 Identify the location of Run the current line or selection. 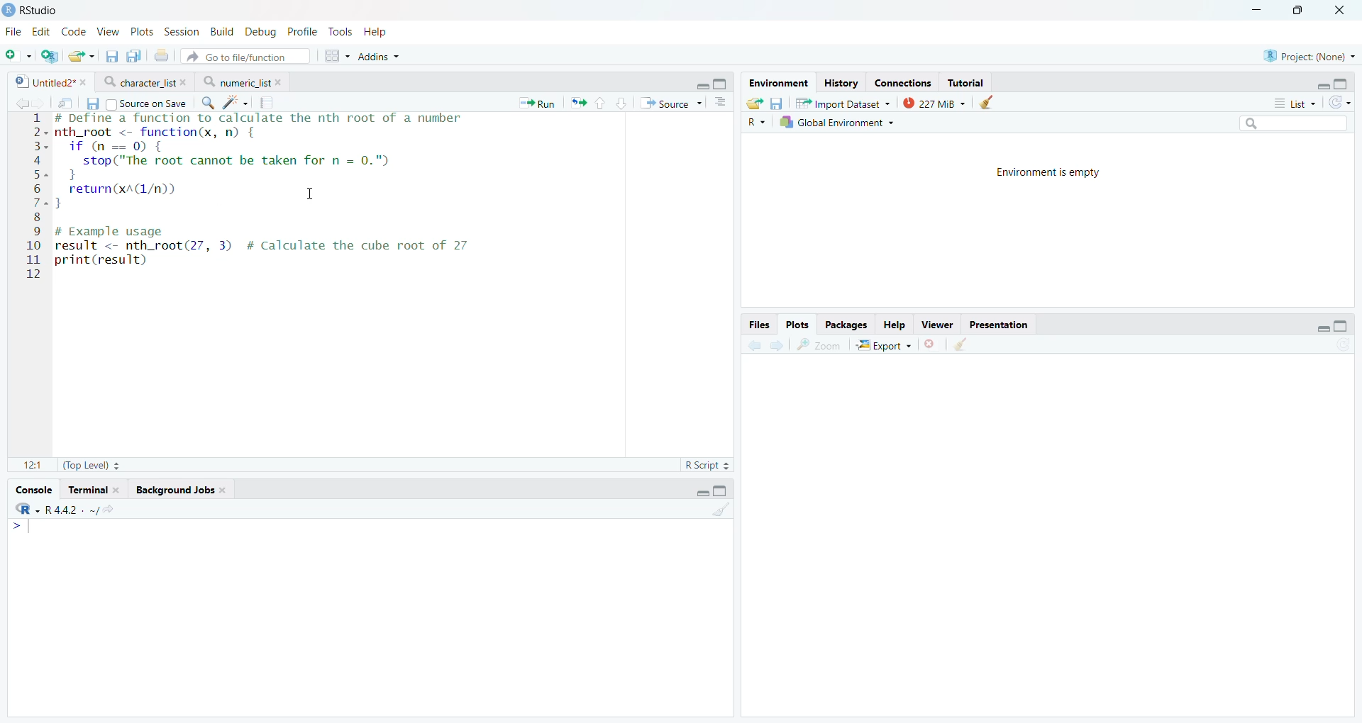
(537, 103).